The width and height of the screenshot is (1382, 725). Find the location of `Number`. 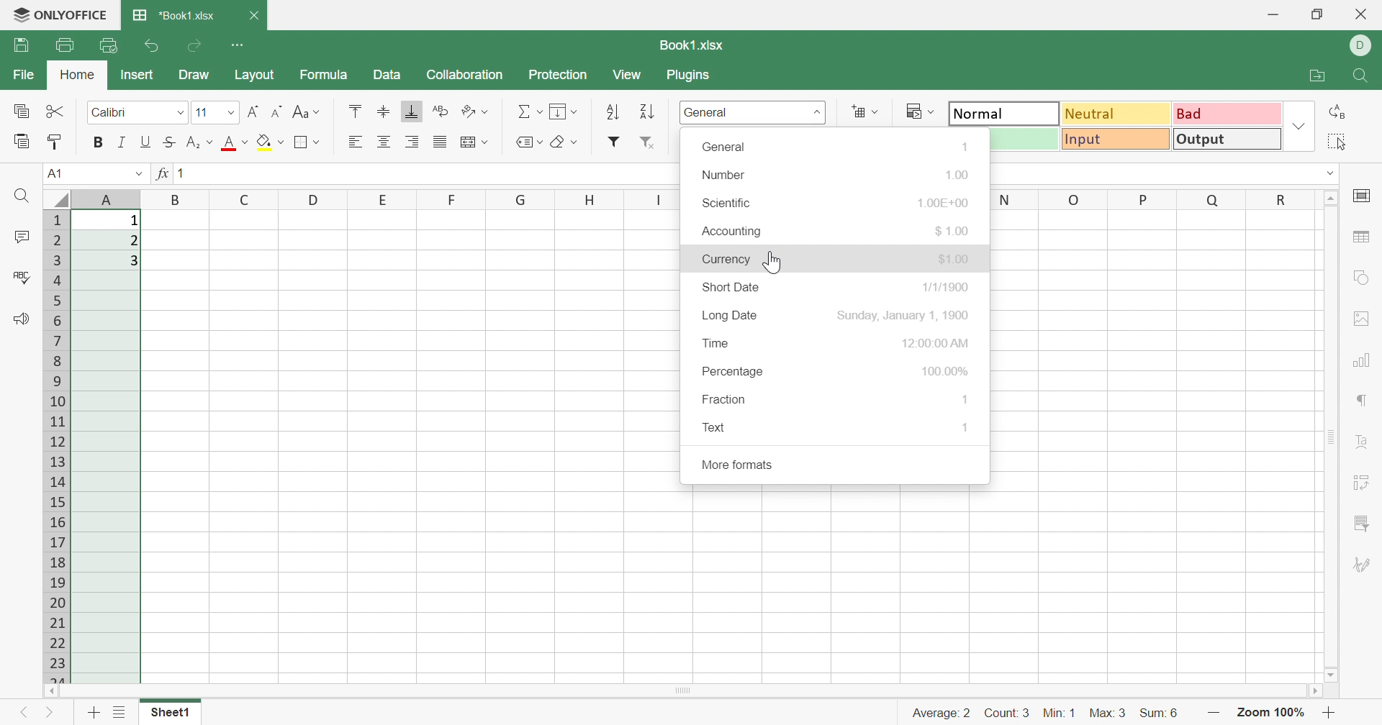

Number is located at coordinates (726, 176).